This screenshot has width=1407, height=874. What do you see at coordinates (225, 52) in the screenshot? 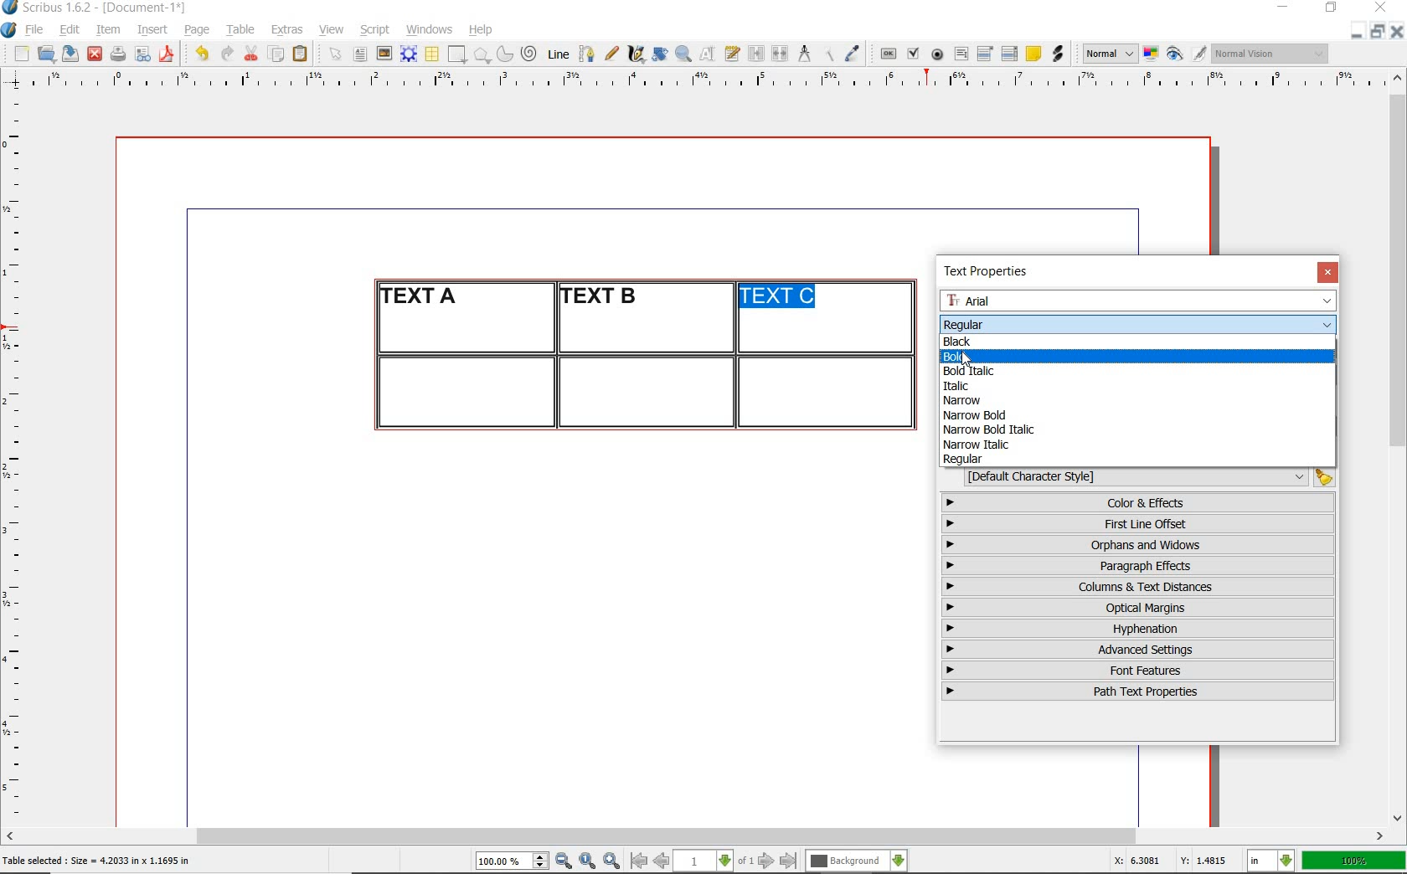
I see `redo` at bounding box center [225, 52].